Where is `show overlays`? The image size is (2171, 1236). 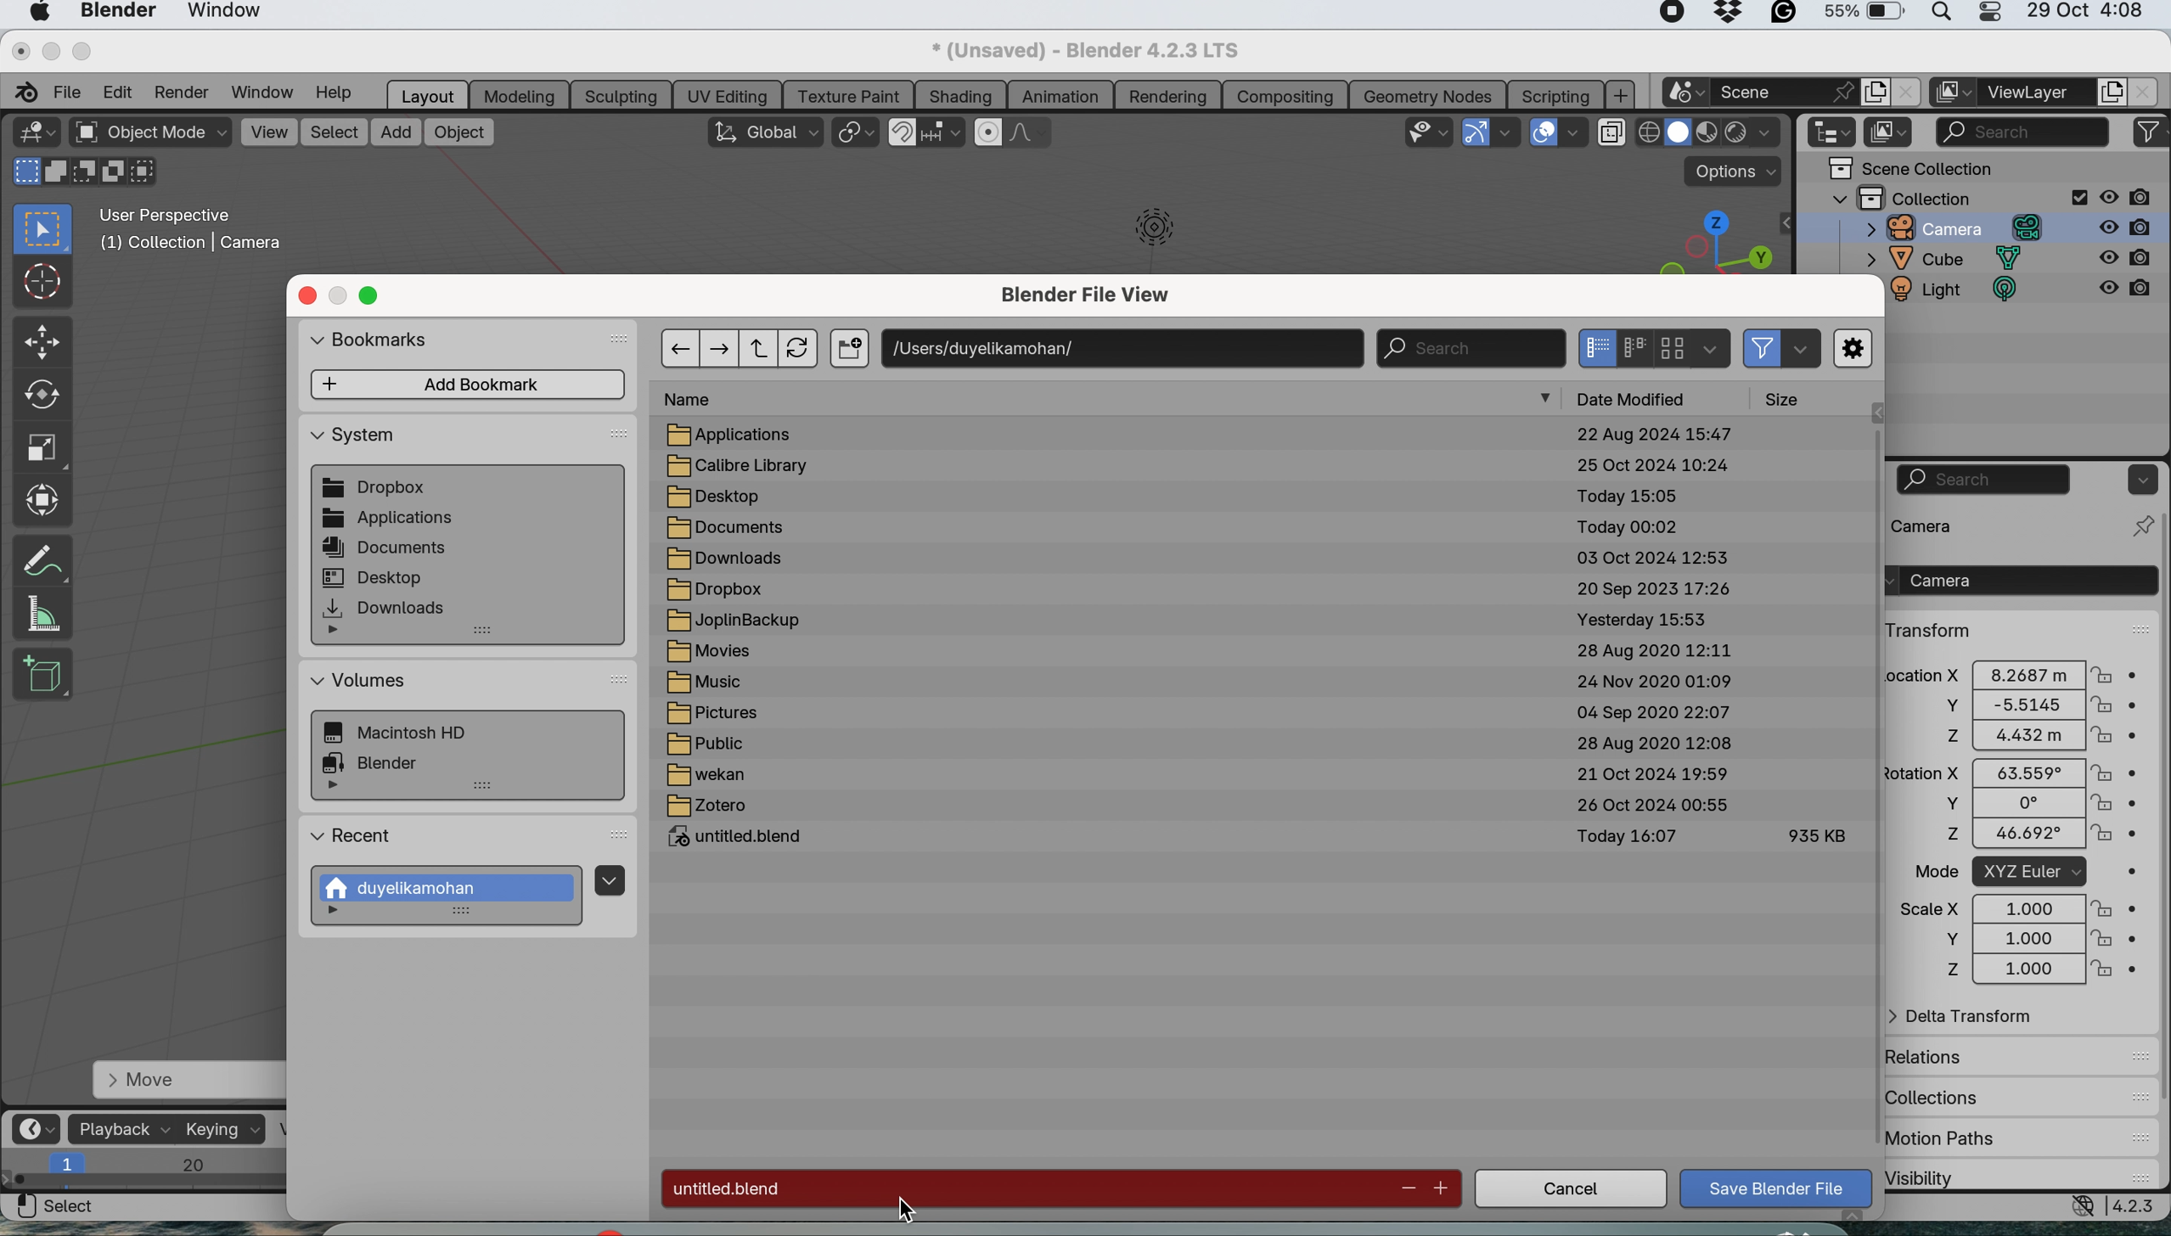
show overlays is located at coordinates (1545, 132).